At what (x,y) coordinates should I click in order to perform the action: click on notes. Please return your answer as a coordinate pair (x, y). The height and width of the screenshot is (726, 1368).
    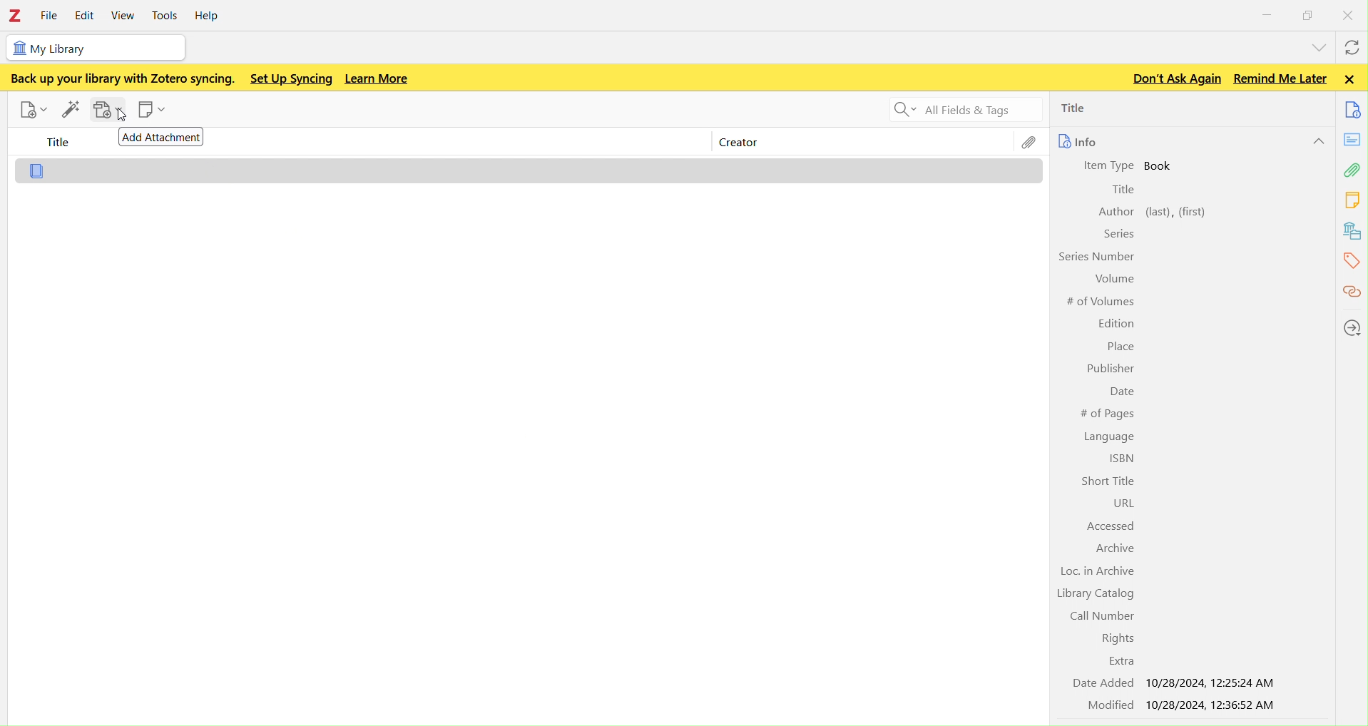
    Looking at the image, I should click on (1353, 138).